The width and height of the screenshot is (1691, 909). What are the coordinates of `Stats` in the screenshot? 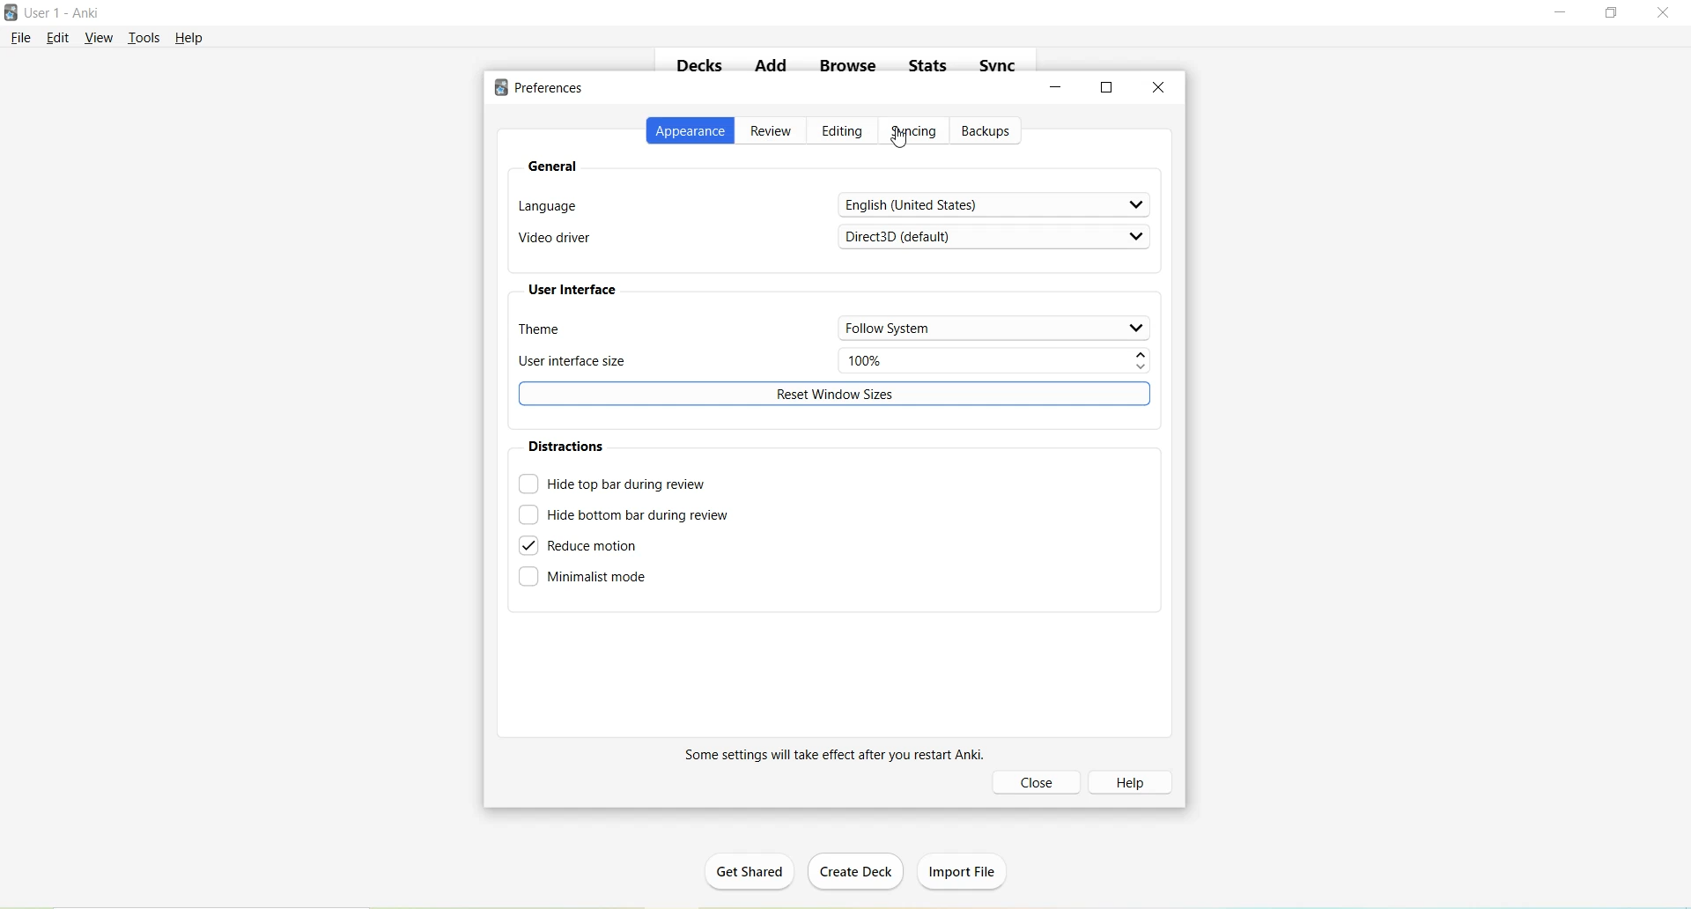 It's located at (934, 70).